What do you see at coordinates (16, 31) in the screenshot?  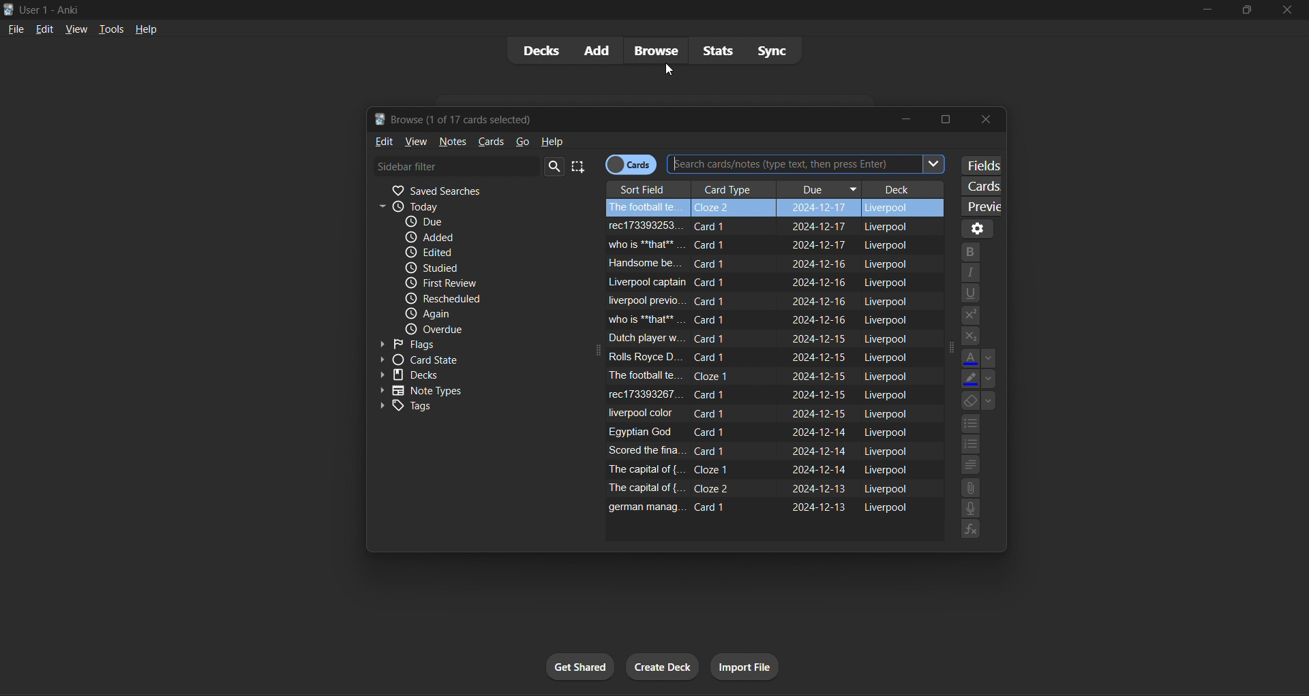 I see `file` at bounding box center [16, 31].